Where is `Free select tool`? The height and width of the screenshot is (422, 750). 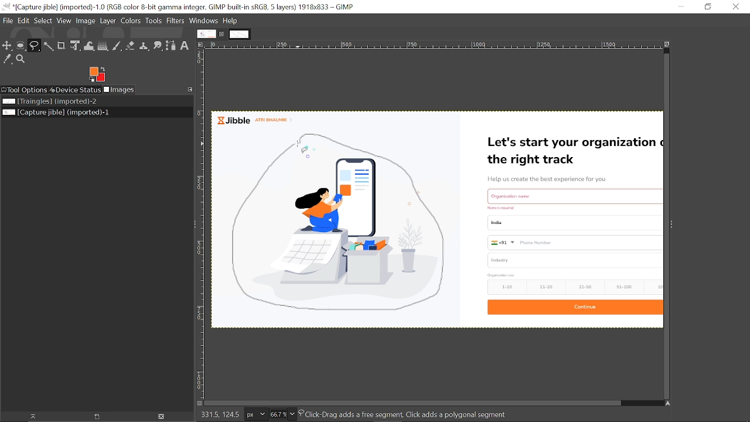 Free select tool is located at coordinates (35, 46).